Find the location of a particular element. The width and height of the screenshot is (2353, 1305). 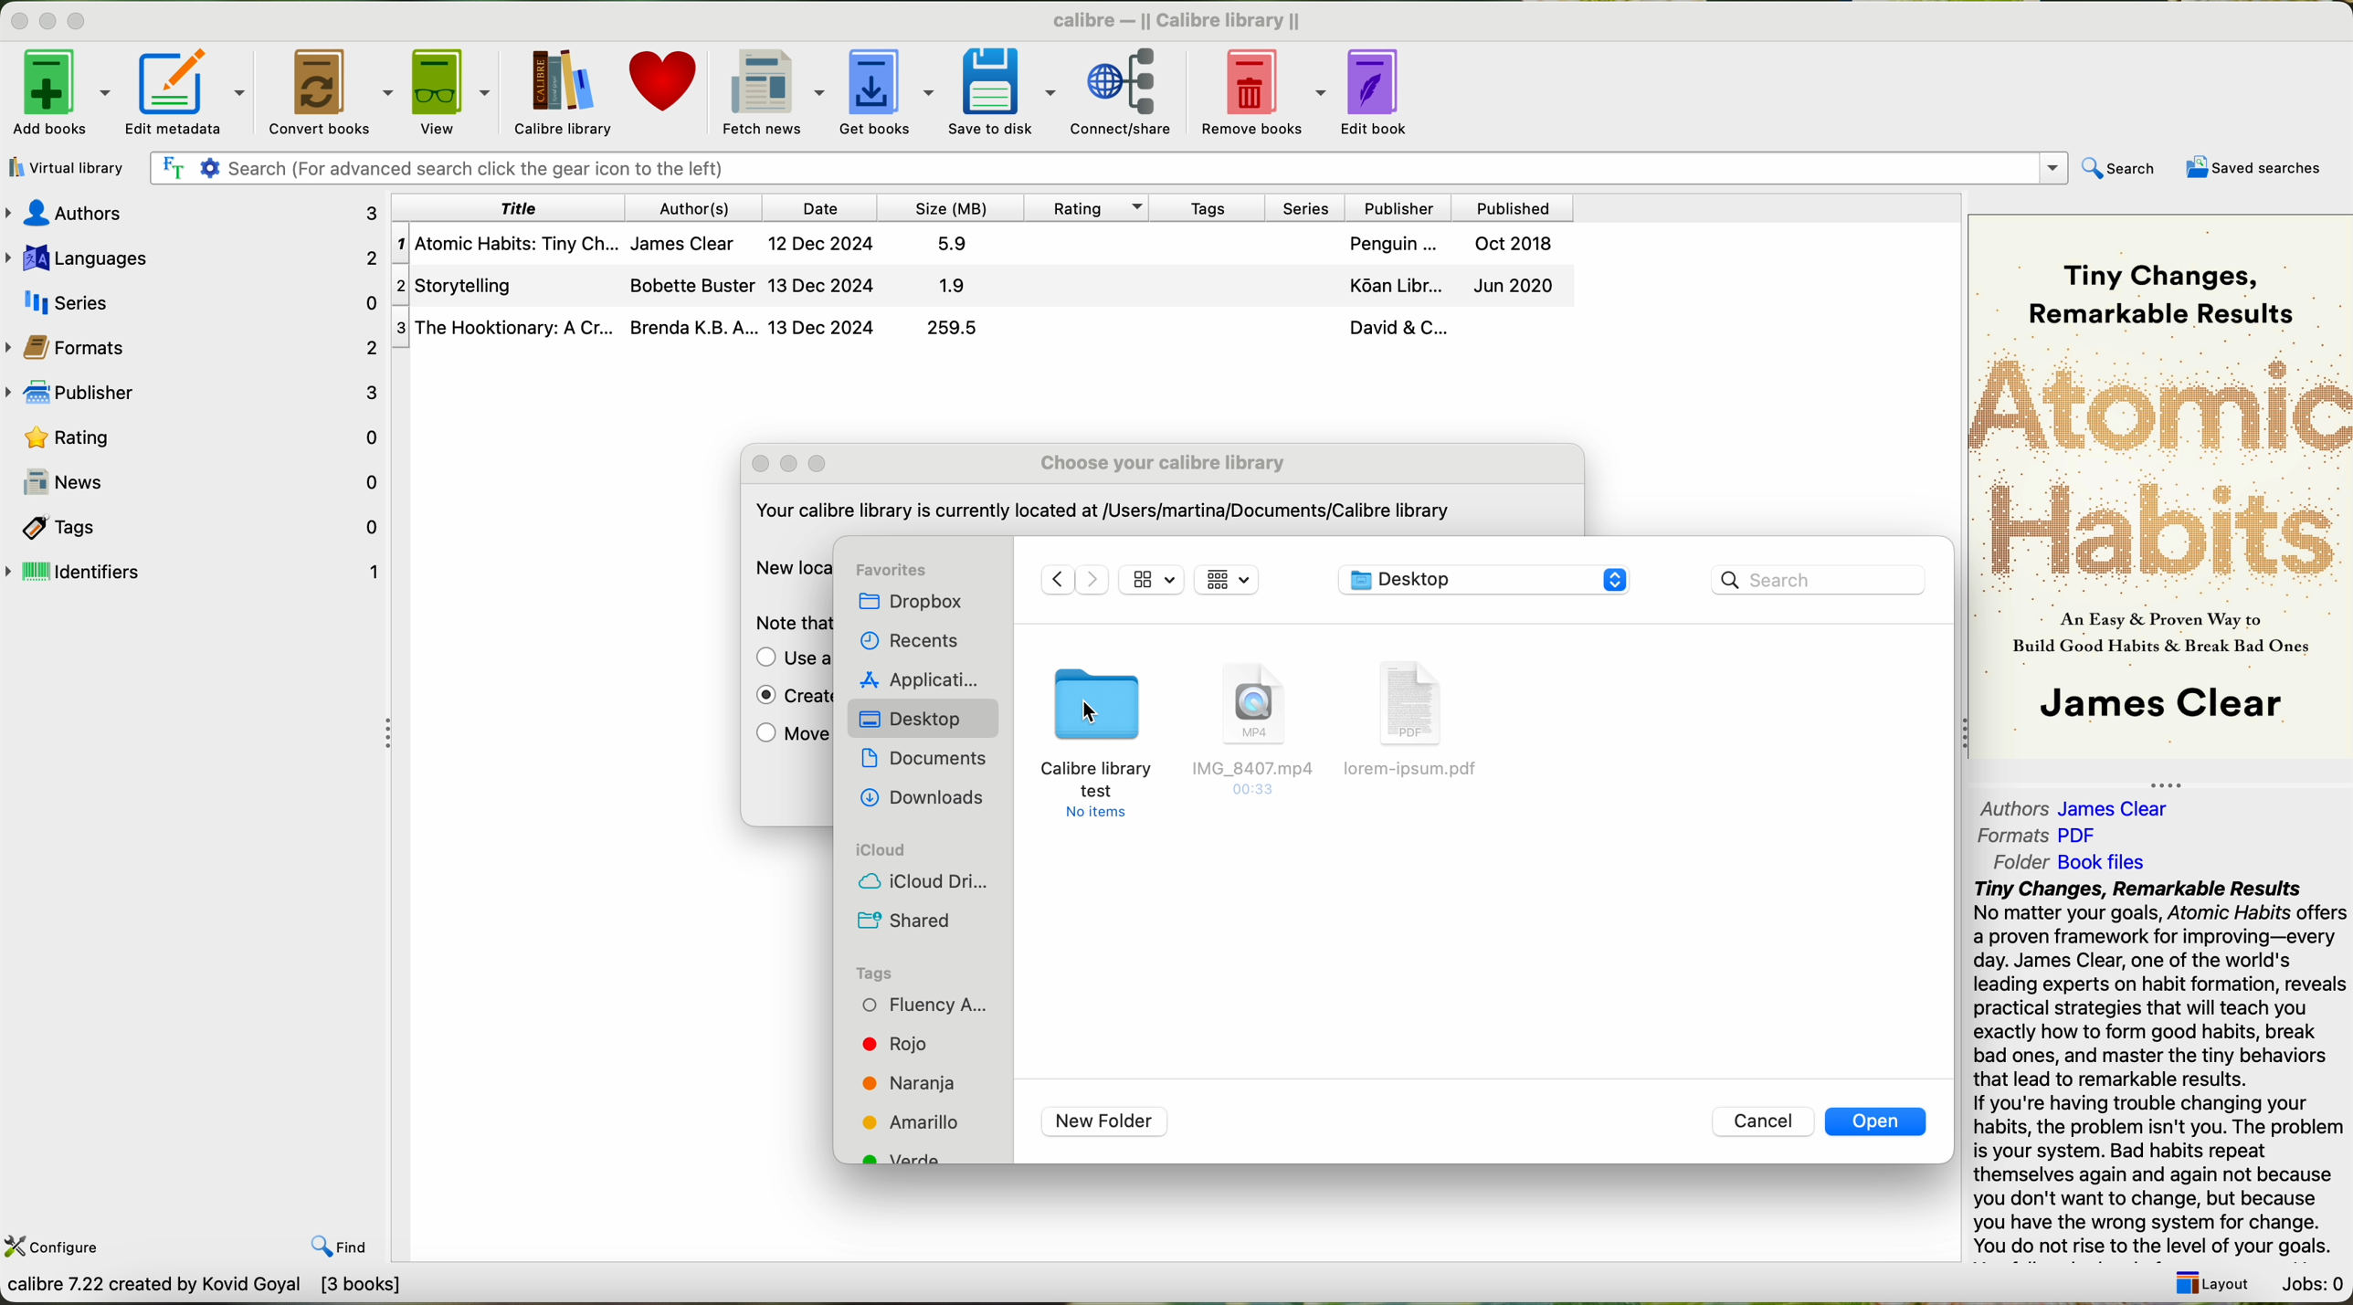

favorites is located at coordinates (892, 570).